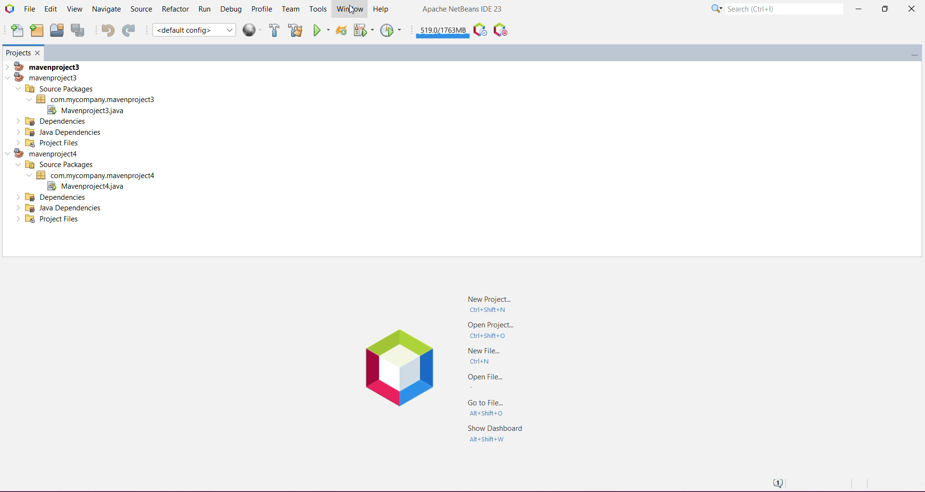 Image resolution: width=925 pixels, height=492 pixels. What do you see at coordinates (443, 30) in the screenshot?
I see `Click to force Garbage Collection` at bounding box center [443, 30].